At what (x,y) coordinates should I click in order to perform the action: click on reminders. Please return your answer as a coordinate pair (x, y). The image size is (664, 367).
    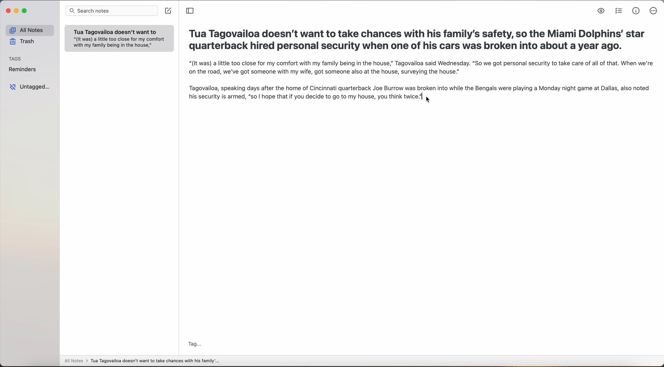
    Looking at the image, I should click on (24, 69).